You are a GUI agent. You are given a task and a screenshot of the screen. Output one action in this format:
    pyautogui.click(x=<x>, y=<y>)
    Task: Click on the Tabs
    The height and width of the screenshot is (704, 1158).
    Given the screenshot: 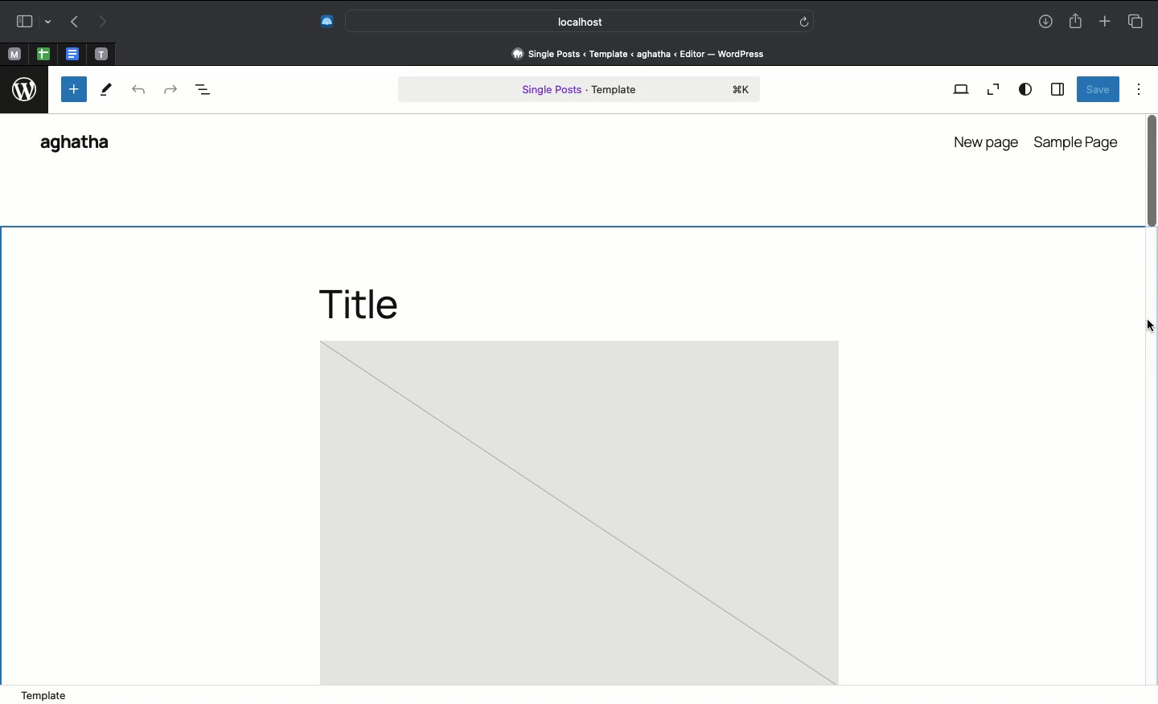 What is the action you would take?
    pyautogui.click(x=1135, y=21)
    